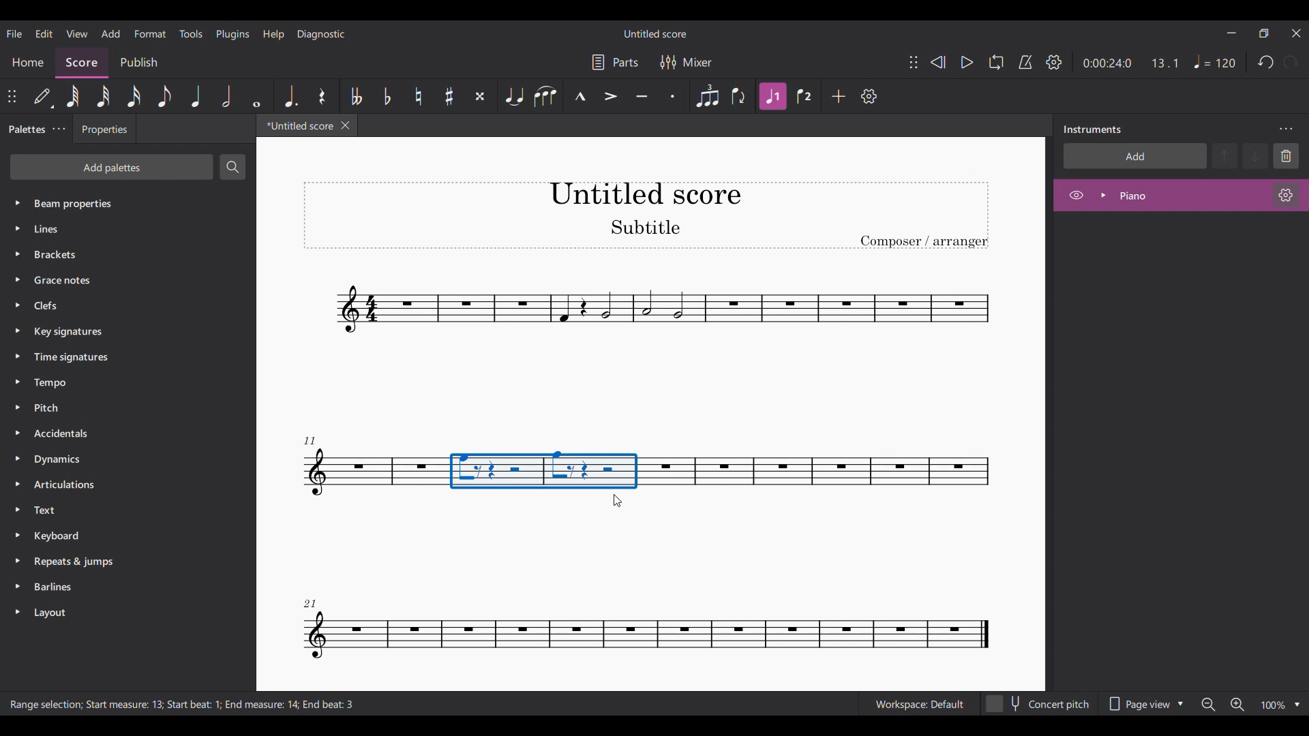  I want to click on Change position of toolbar, so click(12, 96).